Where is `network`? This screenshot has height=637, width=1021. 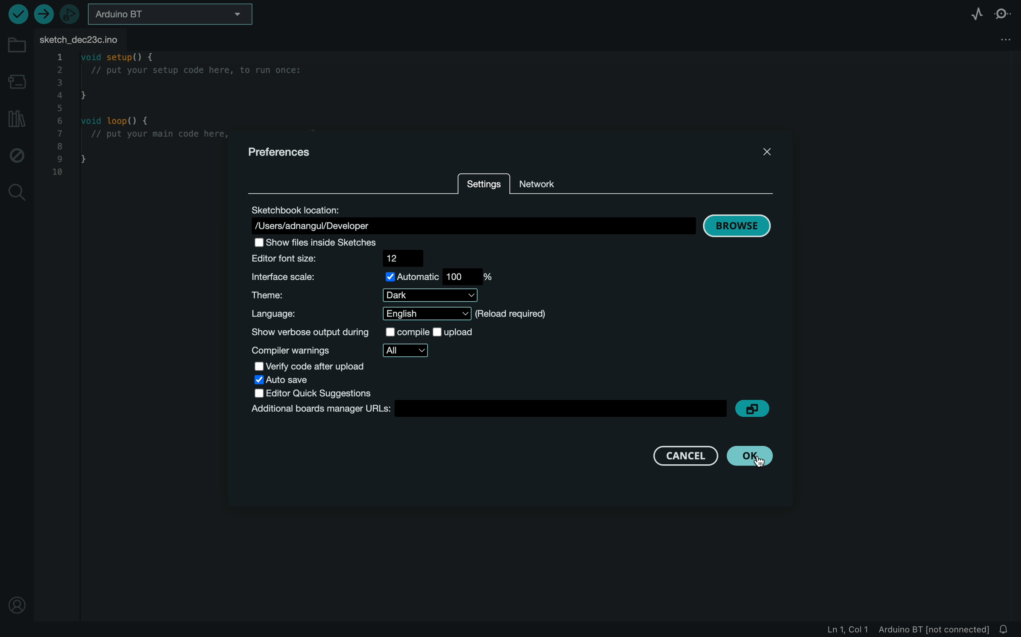
network is located at coordinates (590, 183).